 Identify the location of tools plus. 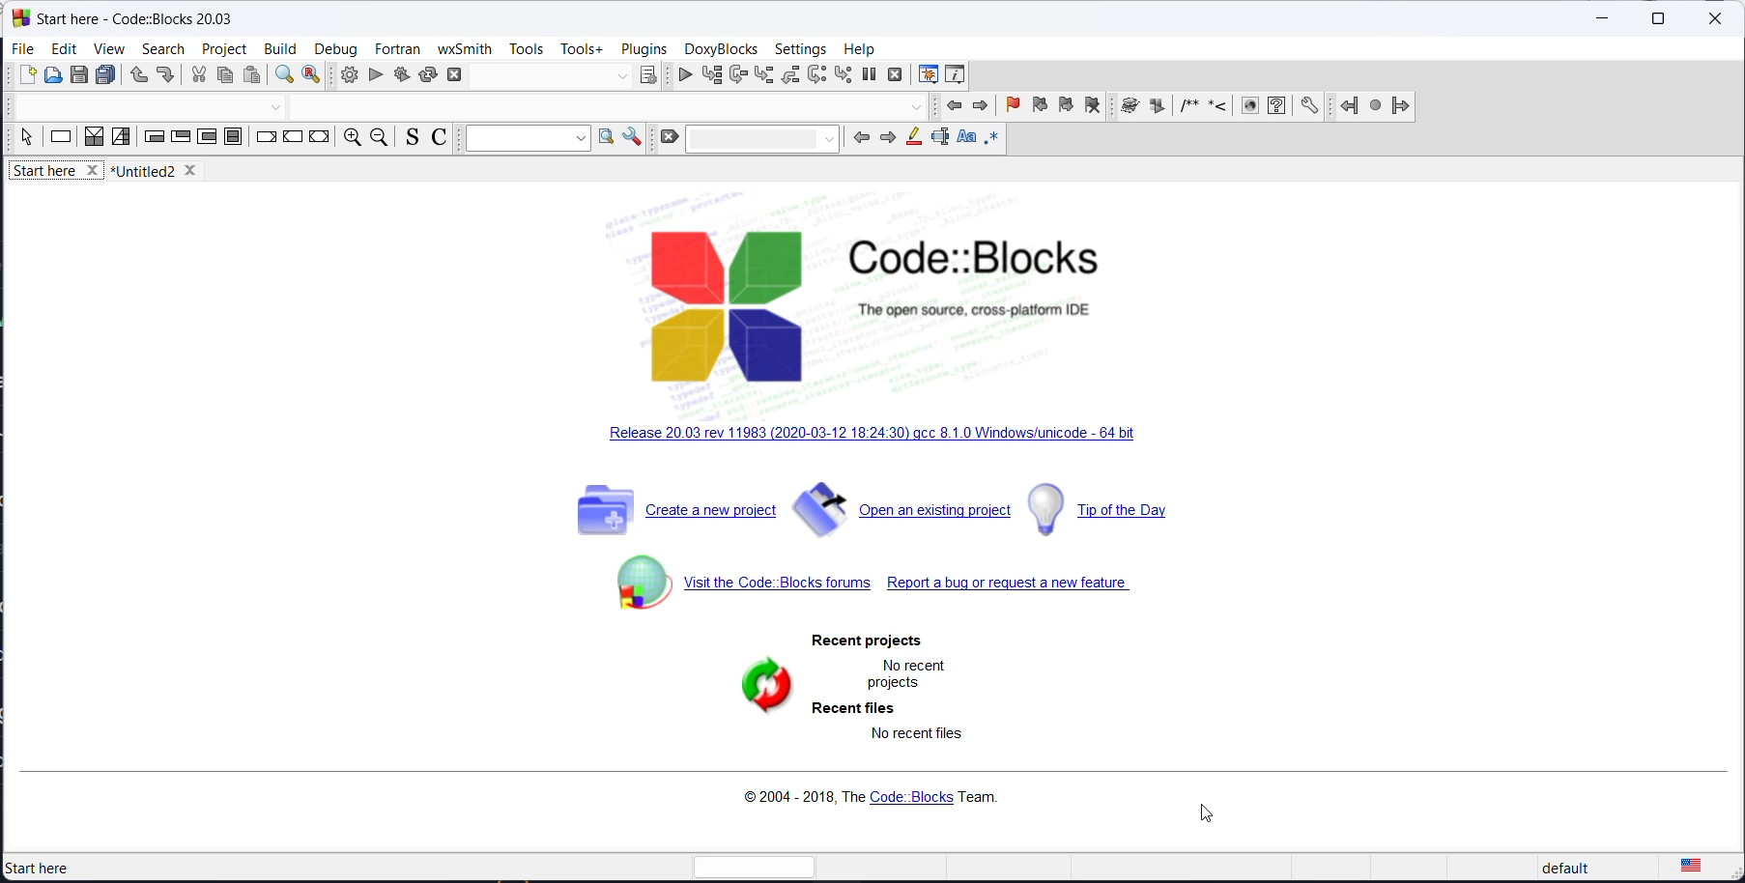
(582, 49).